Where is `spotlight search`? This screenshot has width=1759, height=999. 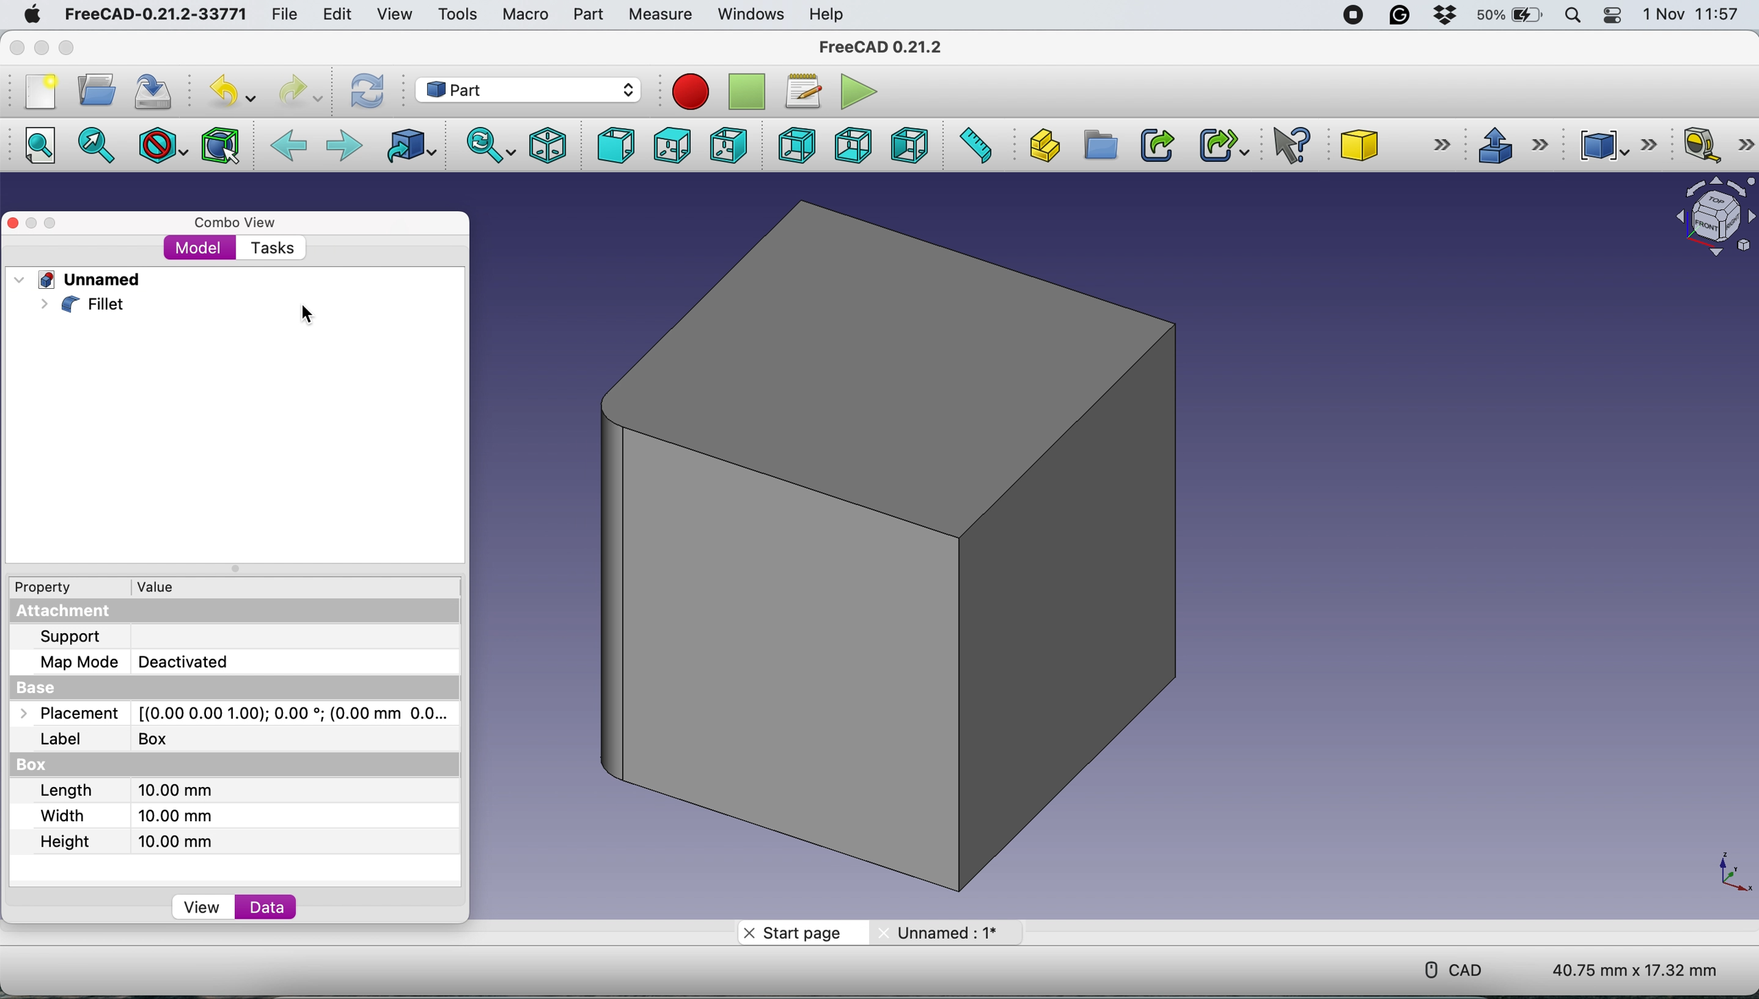
spotlight search is located at coordinates (1572, 16).